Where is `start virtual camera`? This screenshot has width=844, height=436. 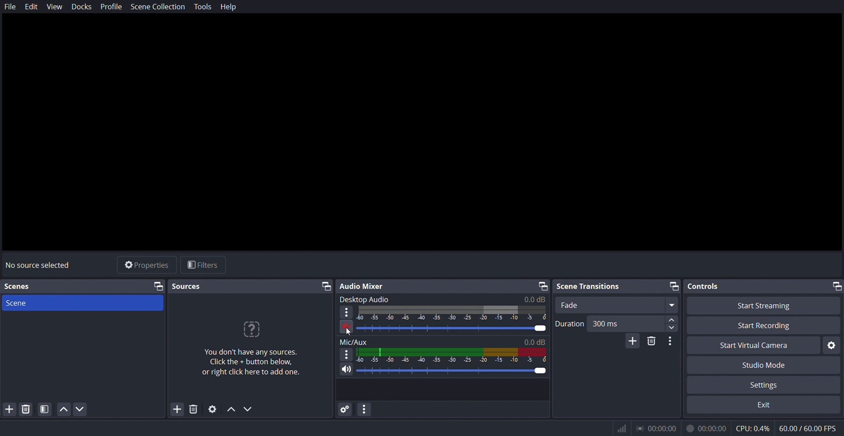
start virtual camera is located at coordinates (832, 345).